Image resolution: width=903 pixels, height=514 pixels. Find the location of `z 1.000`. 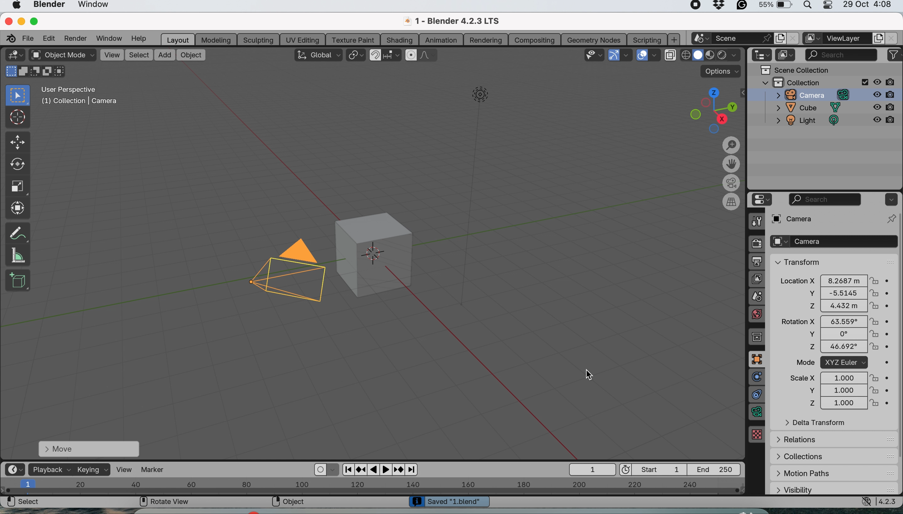

z 1.000 is located at coordinates (840, 404).